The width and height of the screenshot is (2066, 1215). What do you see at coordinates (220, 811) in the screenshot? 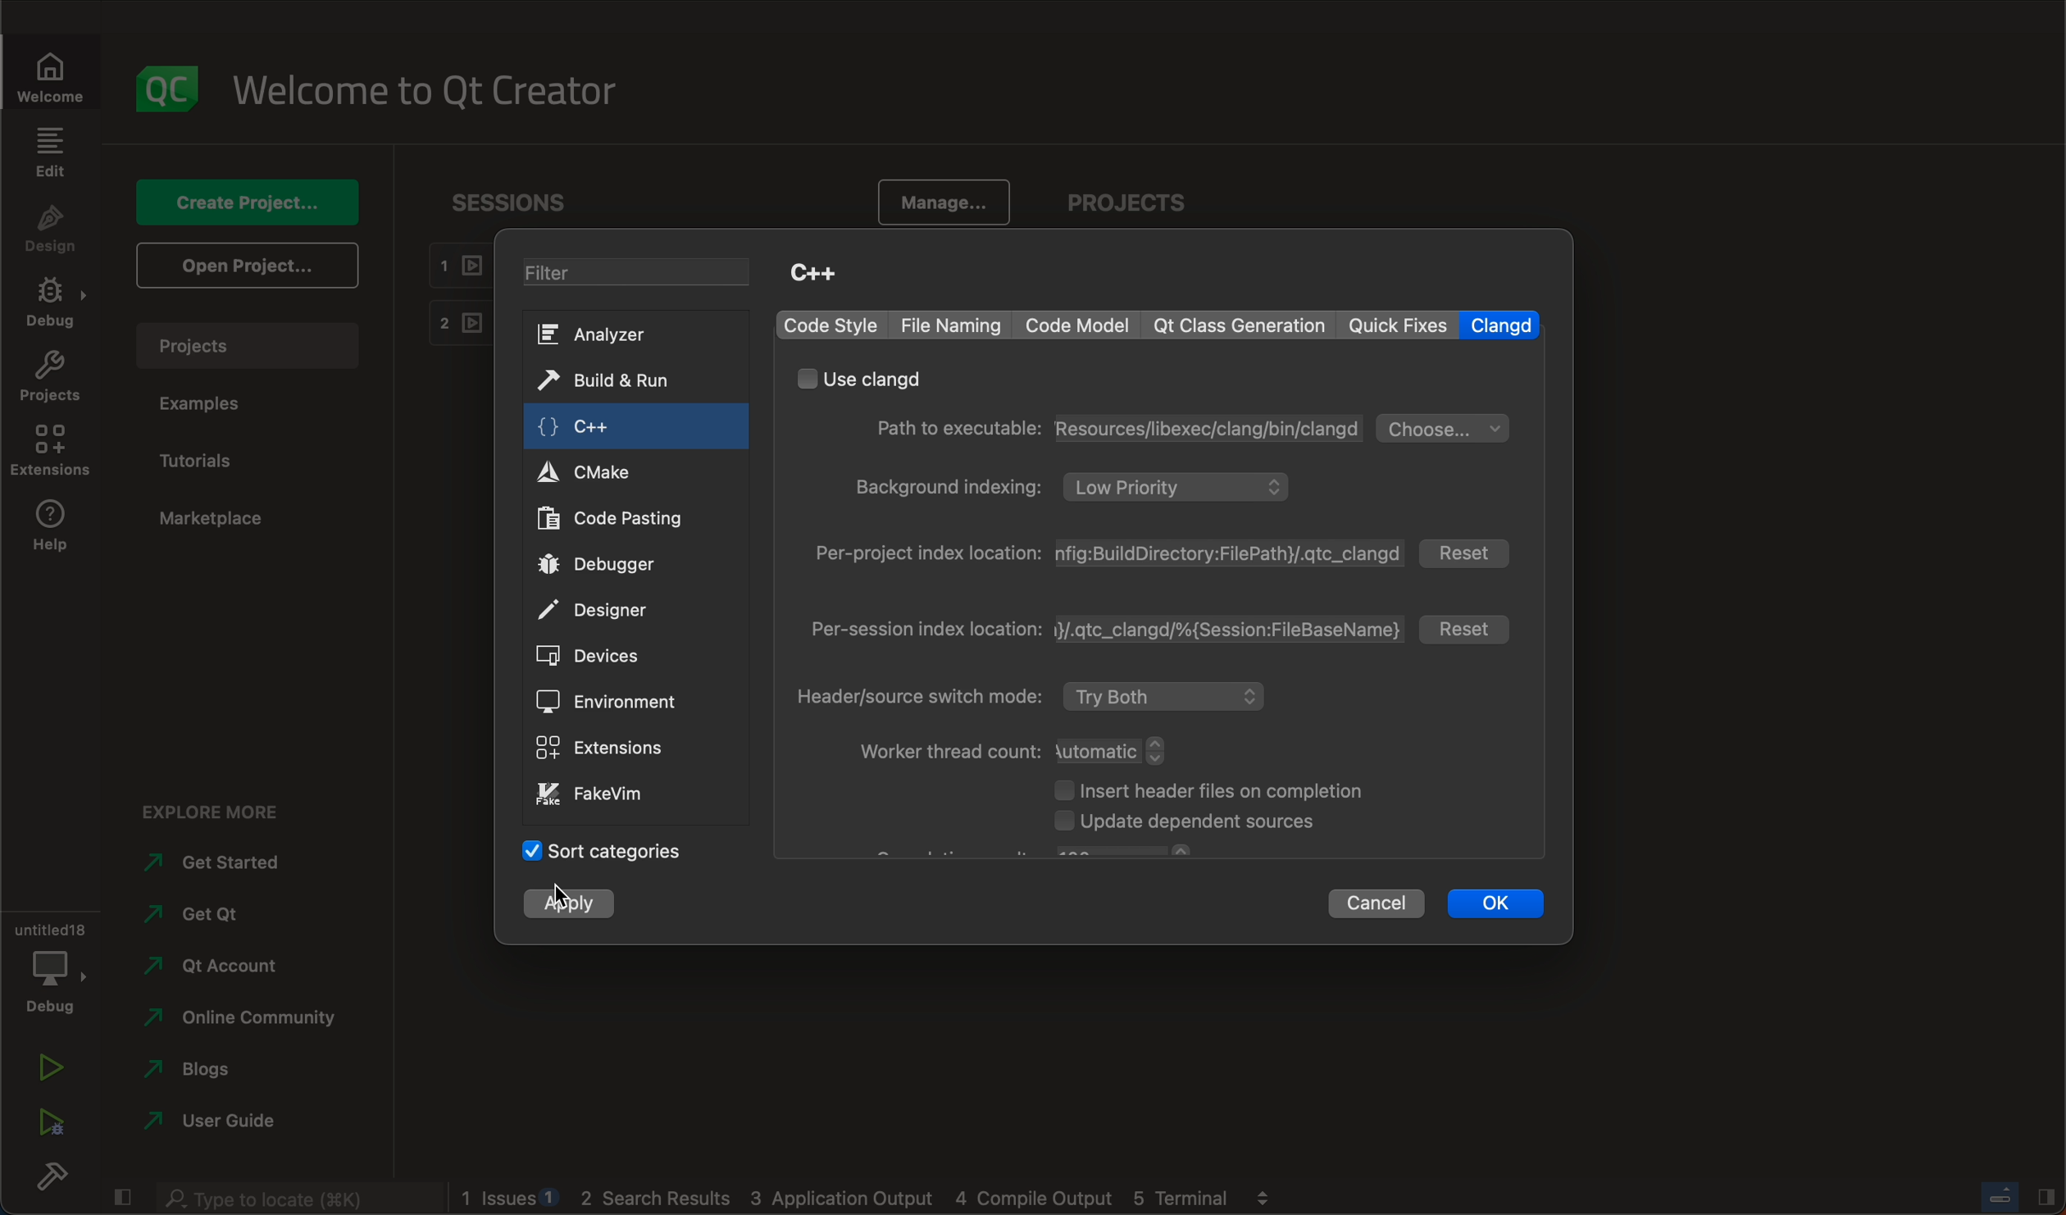
I see `explore more` at bounding box center [220, 811].